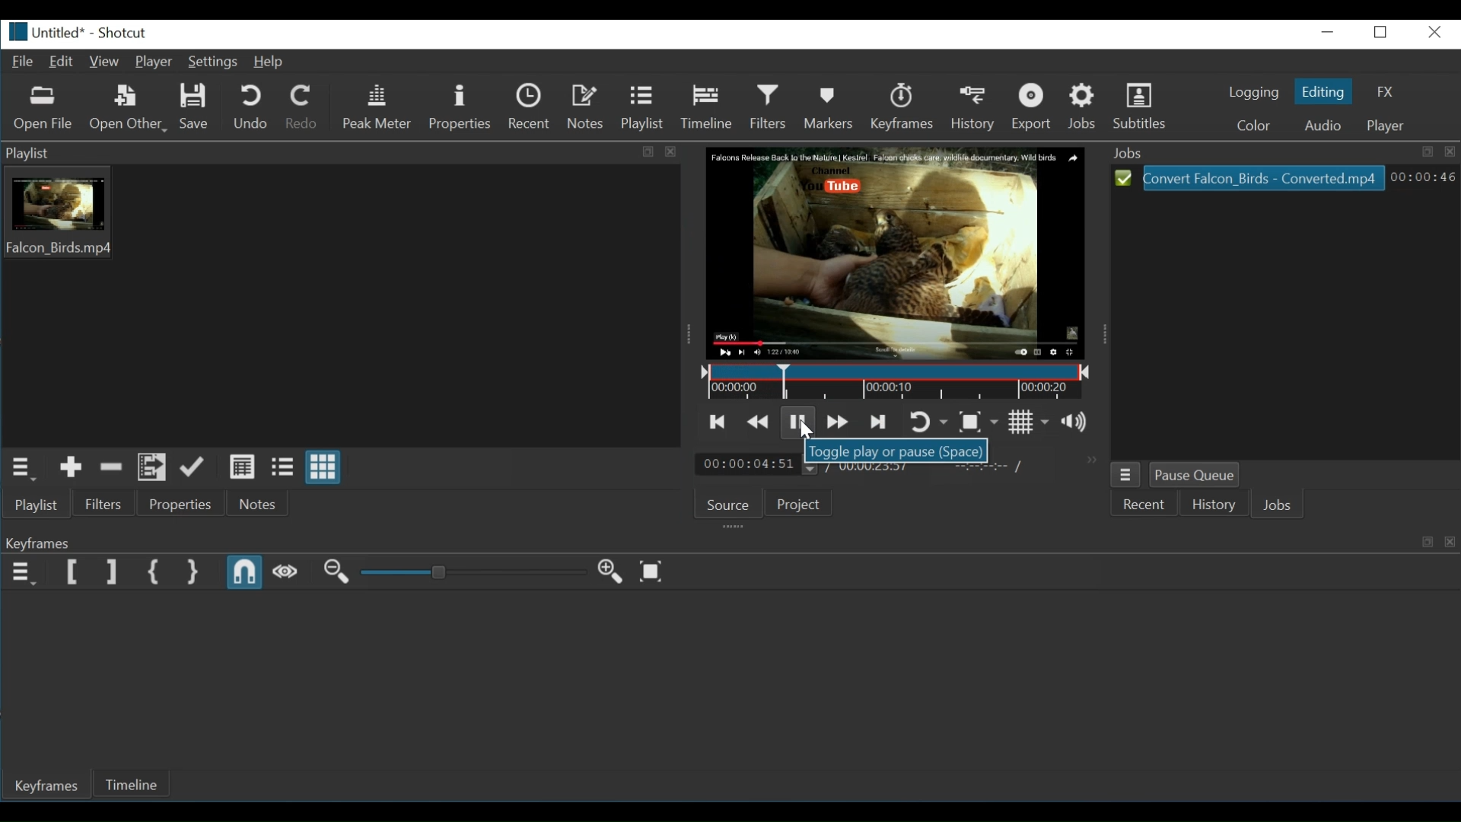 The width and height of the screenshot is (1461, 822). Describe the element at coordinates (973, 107) in the screenshot. I see `History` at that location.